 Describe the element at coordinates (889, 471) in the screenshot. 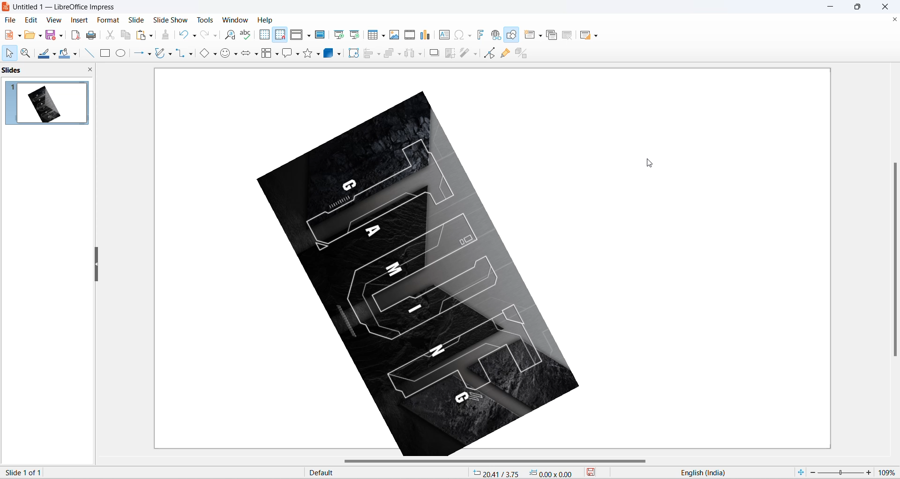

I see `zoom percentage` at that location.